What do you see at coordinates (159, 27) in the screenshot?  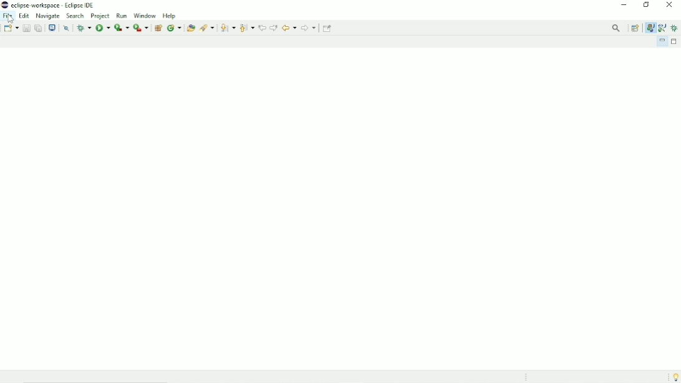 I see `New java package` at bounding box center [159, 27].